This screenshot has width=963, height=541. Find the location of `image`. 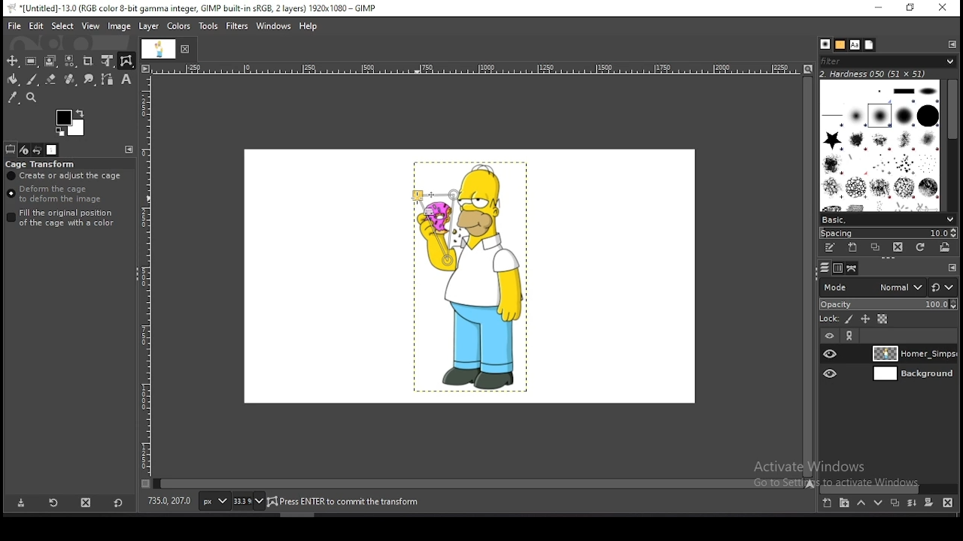

image is located at coordinates (120, 28).